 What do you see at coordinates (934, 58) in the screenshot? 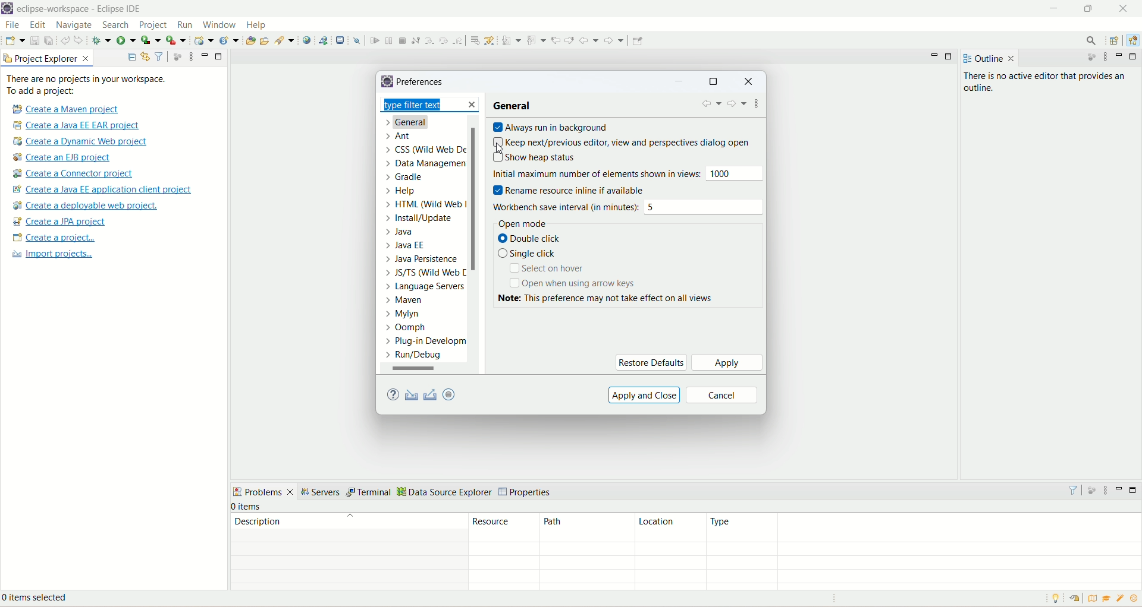
I see `minimize` at bounding box center [934, 58].